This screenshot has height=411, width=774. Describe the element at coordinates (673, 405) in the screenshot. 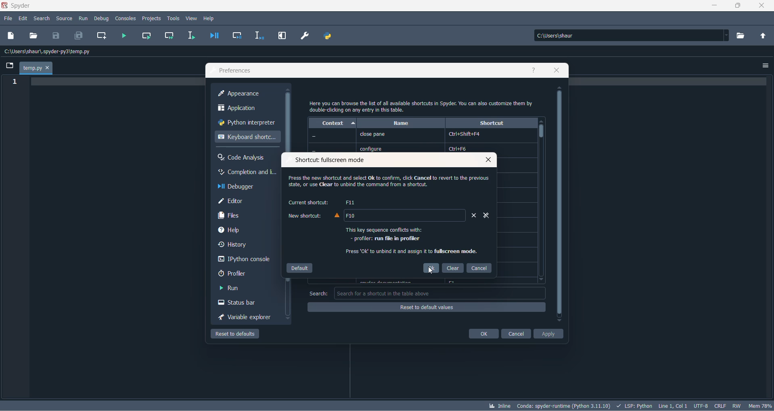

I see `line and column number` at that location.